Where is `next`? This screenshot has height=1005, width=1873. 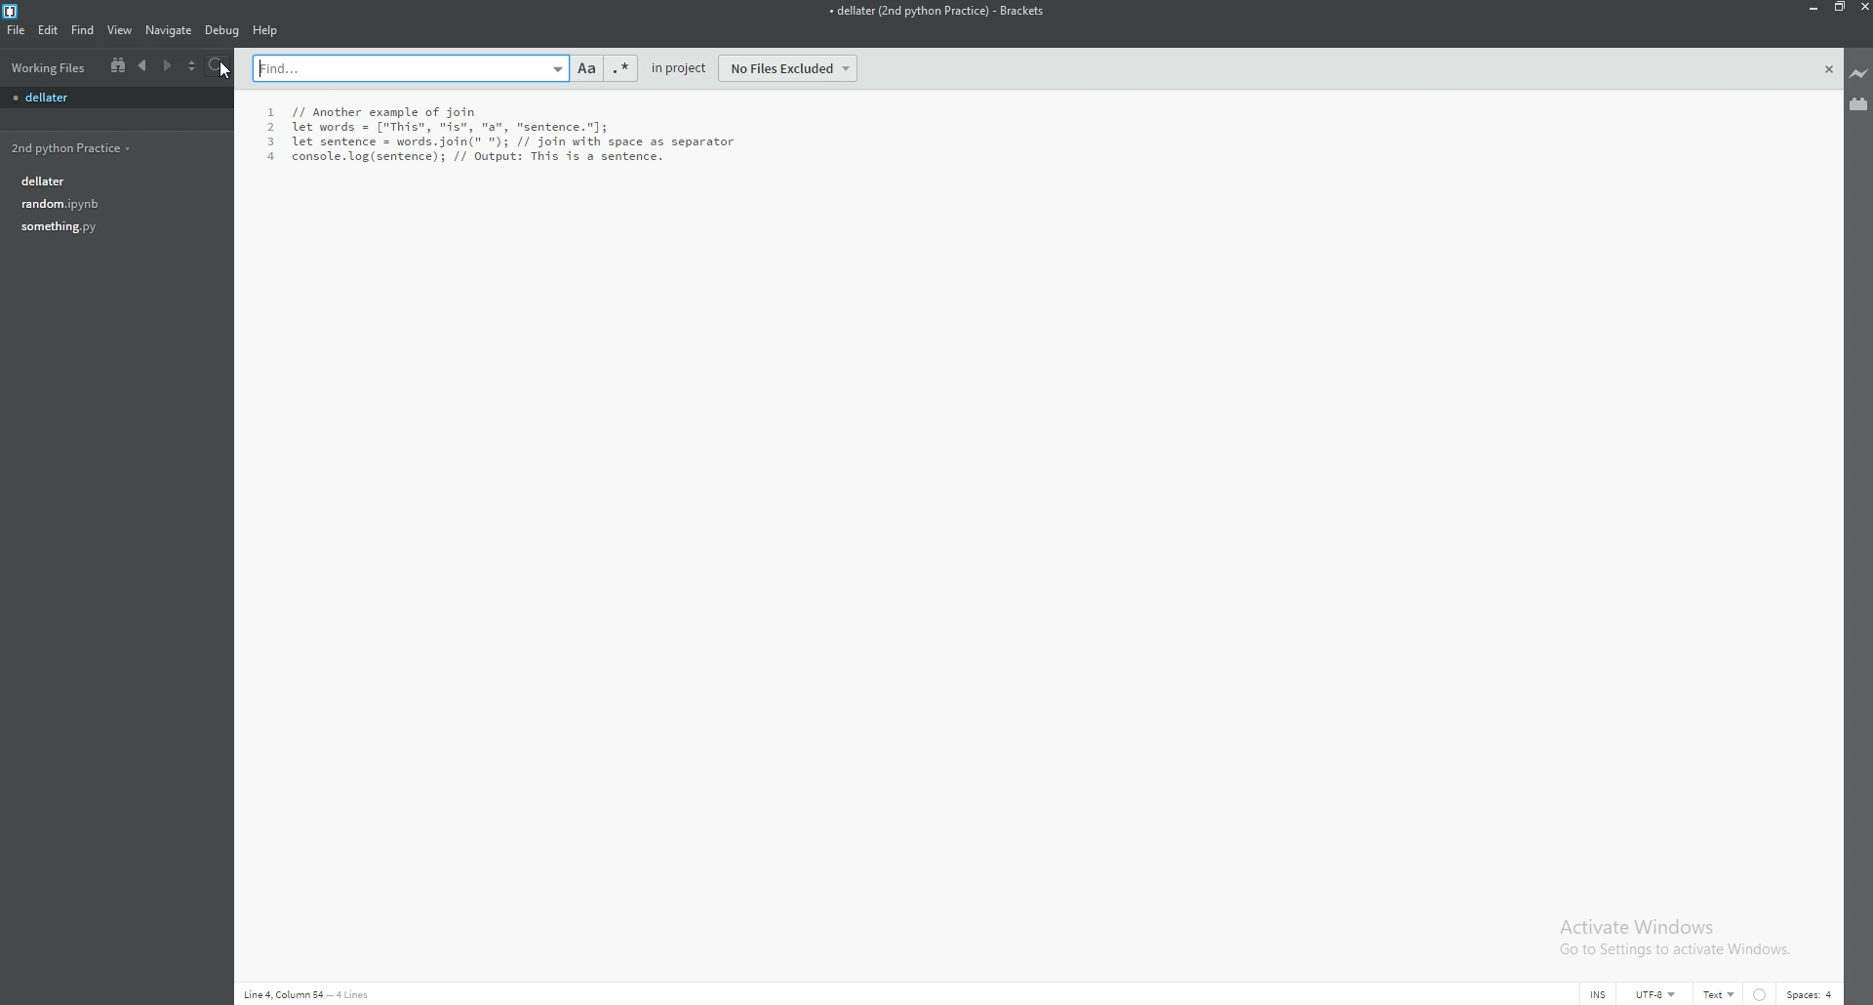 next is located at coordinates (167, 66).